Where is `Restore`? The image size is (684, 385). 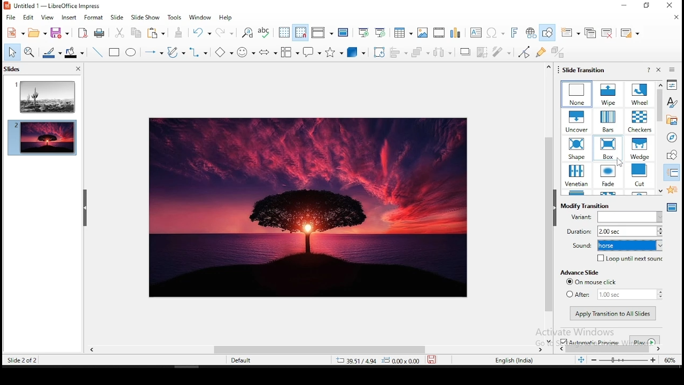 Restore is located at coordinates (645, 5).